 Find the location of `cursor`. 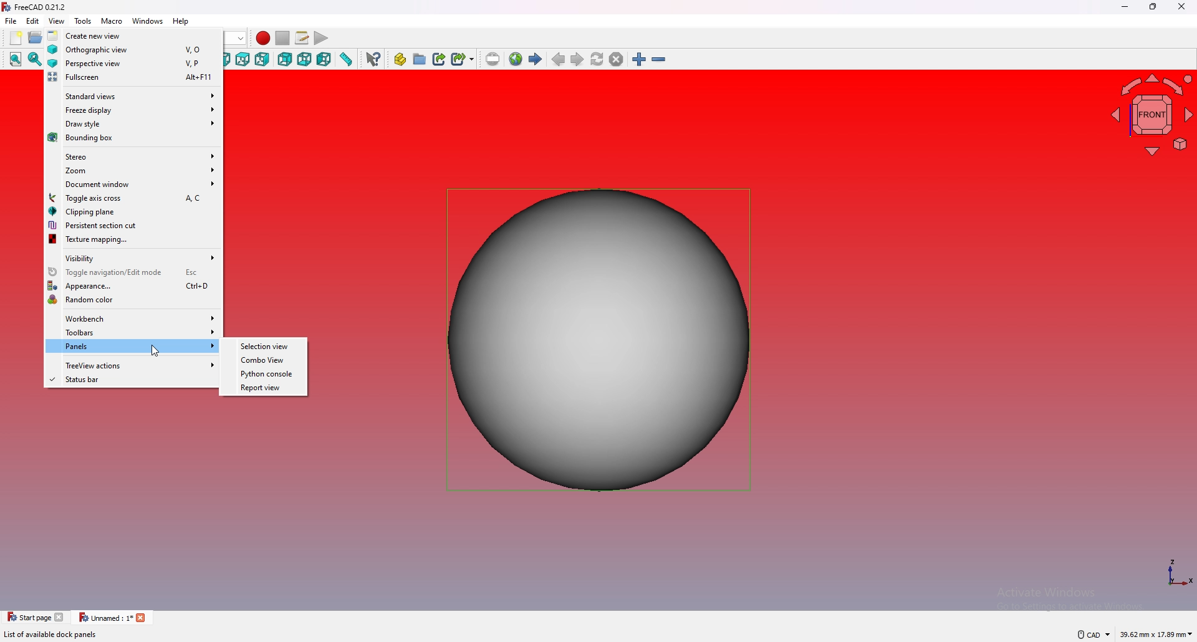

cursor is located at coordinates (155, 352).